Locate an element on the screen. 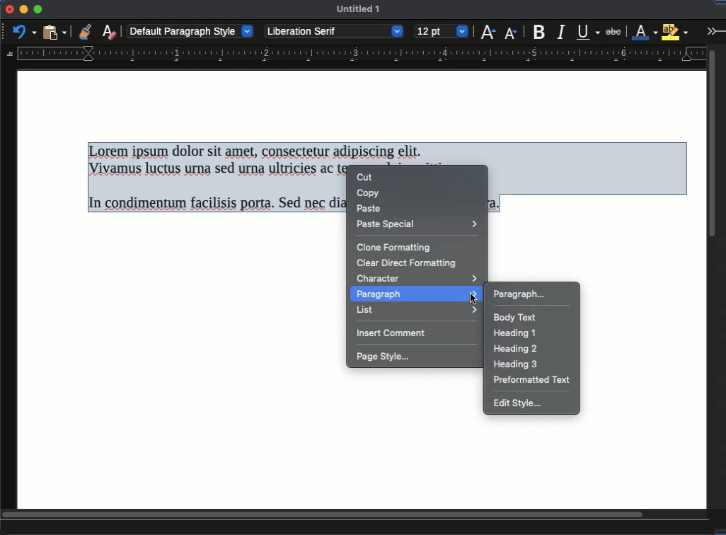  body text is located at coordinates (517, 318).